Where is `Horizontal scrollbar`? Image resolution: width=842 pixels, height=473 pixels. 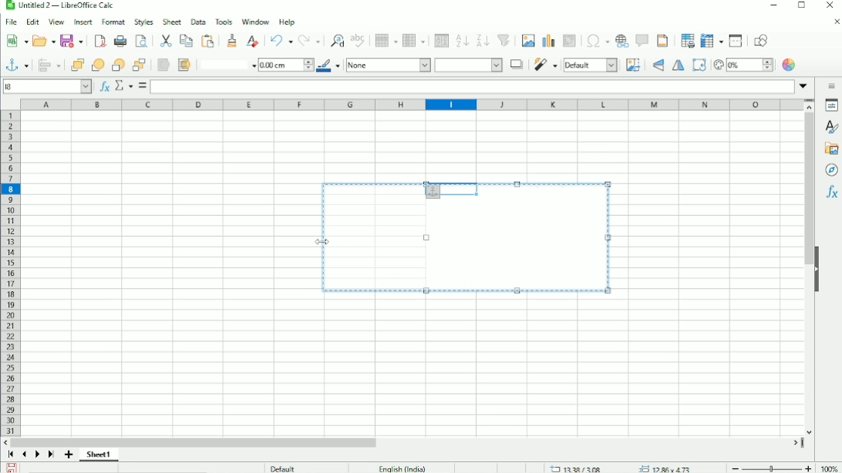 Horizontal scrollbar is located at coordinates (197, 441).